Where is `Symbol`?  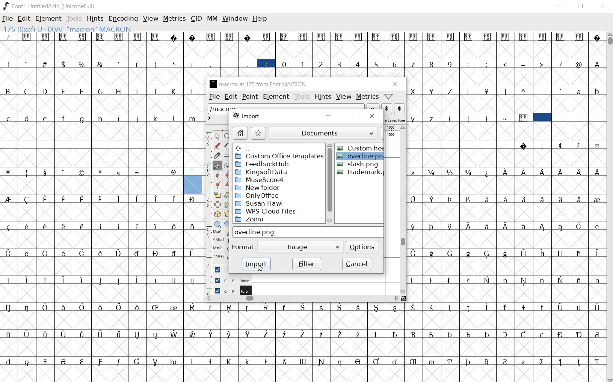
Symbol is located at coordinates (304, 307).